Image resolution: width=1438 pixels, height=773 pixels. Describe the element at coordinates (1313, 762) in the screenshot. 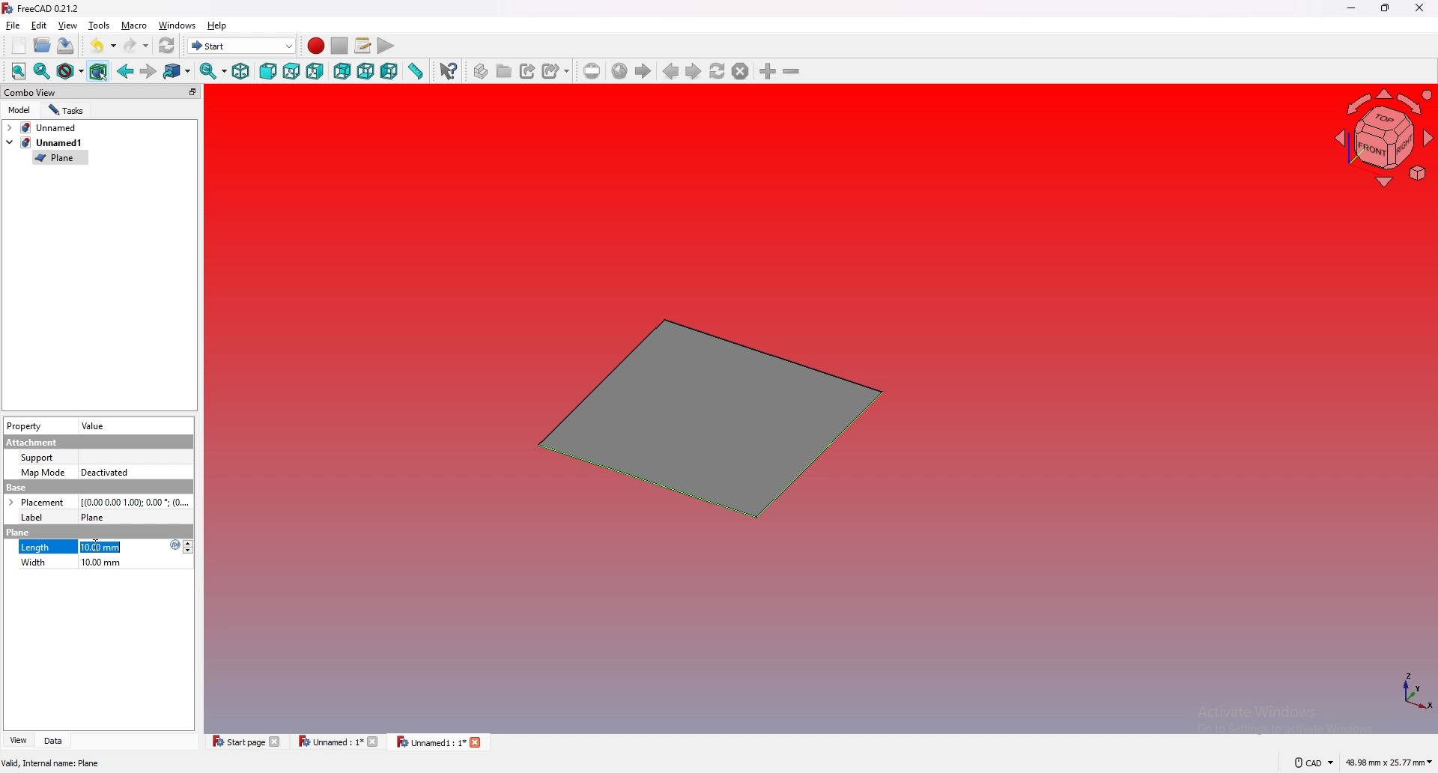

I see `cad navigation` at that location.